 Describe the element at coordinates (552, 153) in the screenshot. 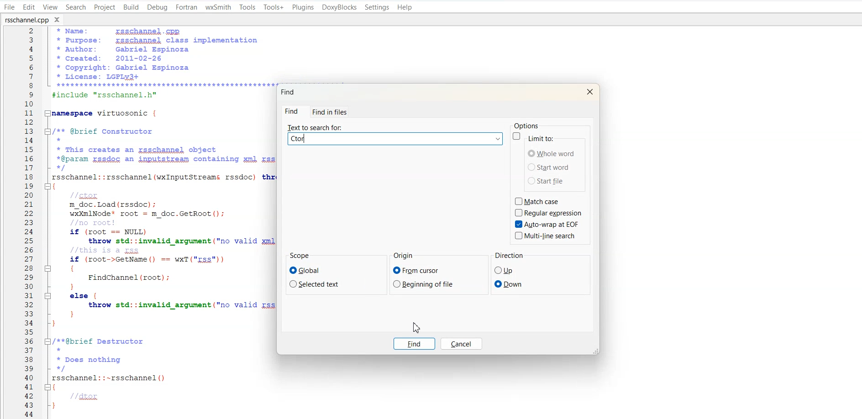

I see `Whole word` at that location.